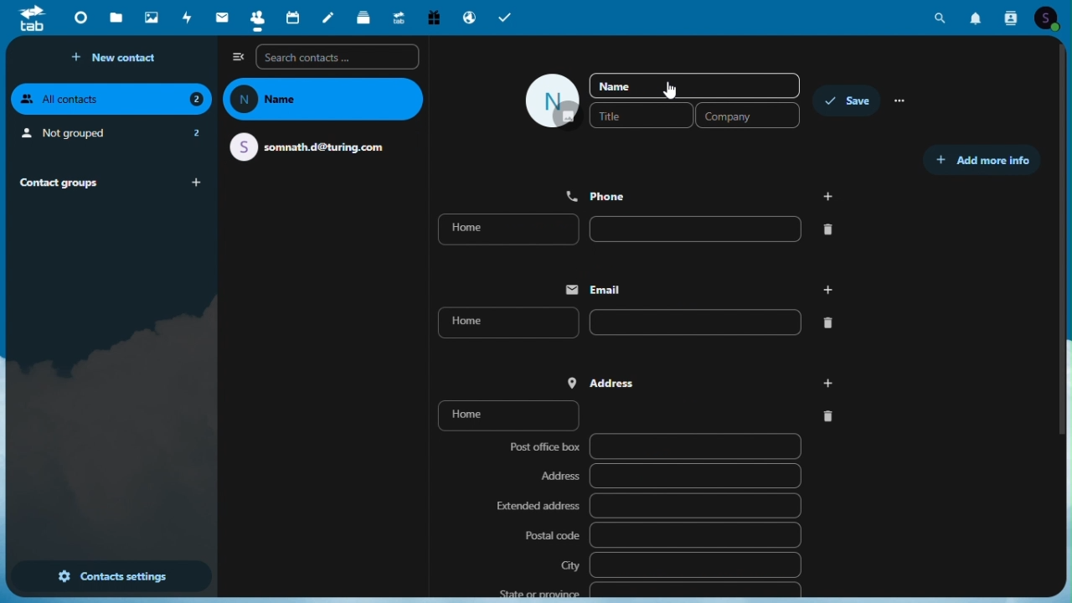  I want to click on Not grouped, so click(110, 135).